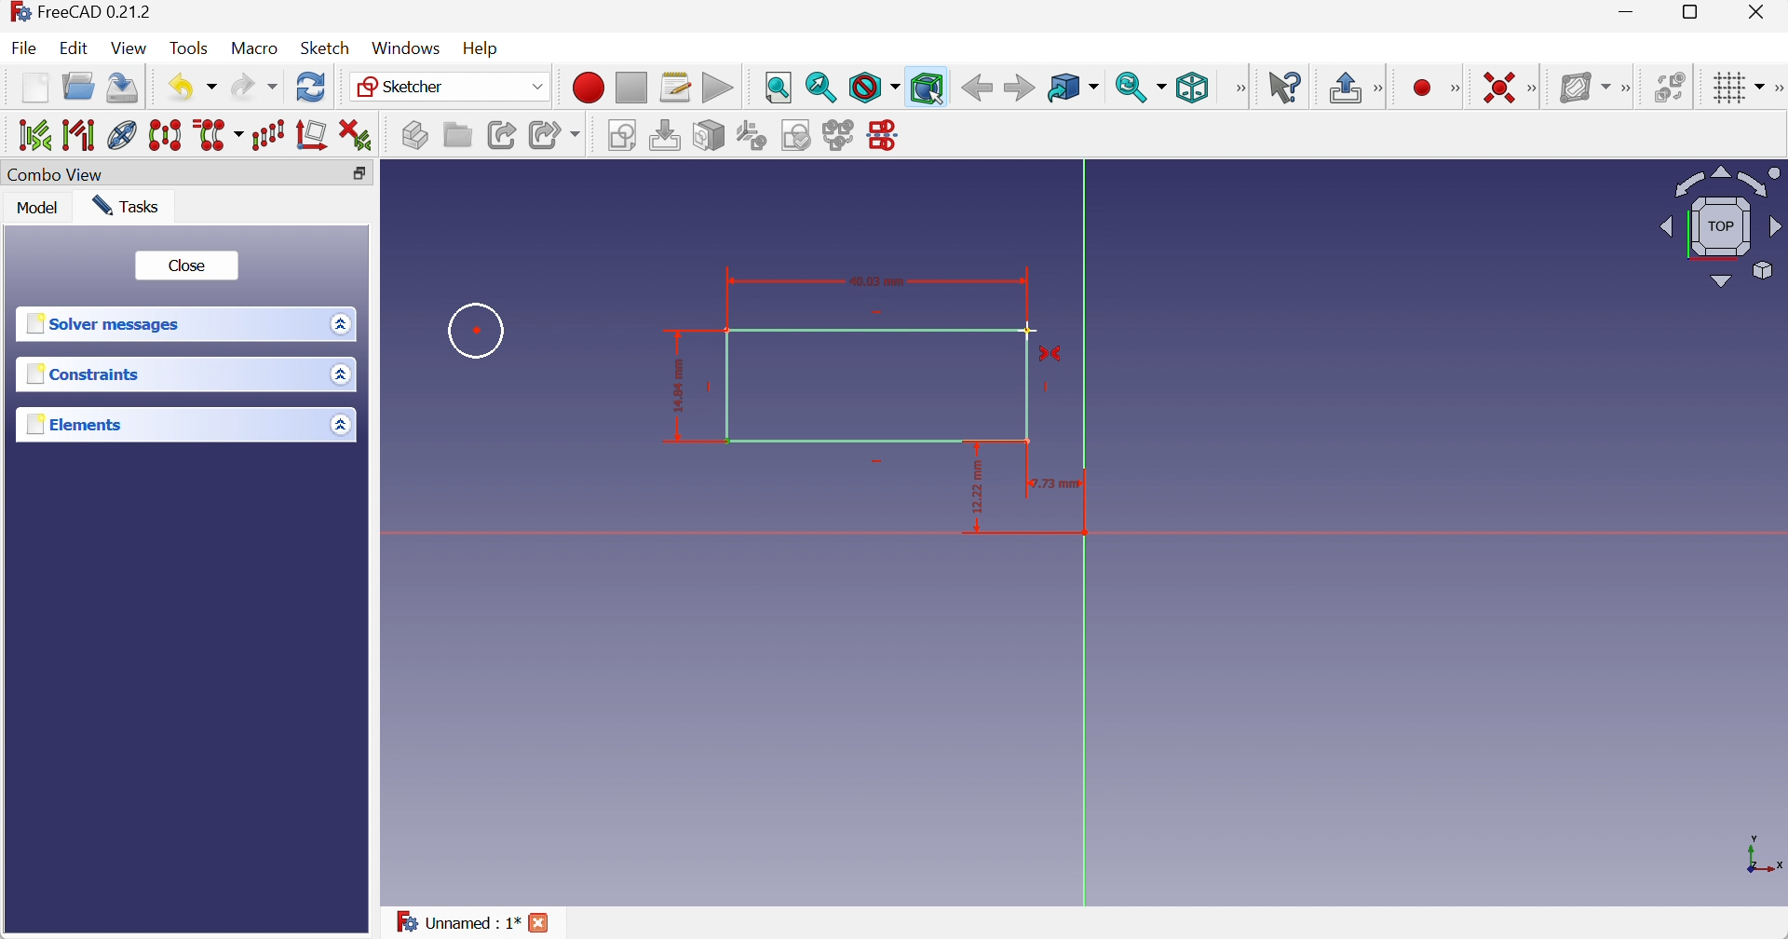  Describe the element at coordinates (976, 88) in the screenshot. I see `Back` at that location.